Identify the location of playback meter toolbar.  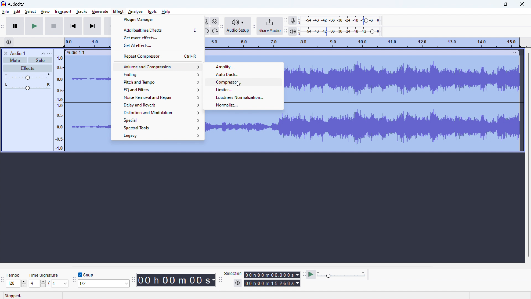
(286, 32).